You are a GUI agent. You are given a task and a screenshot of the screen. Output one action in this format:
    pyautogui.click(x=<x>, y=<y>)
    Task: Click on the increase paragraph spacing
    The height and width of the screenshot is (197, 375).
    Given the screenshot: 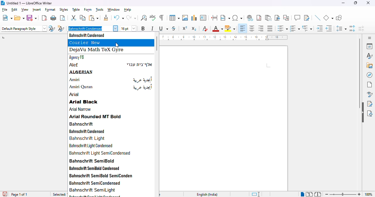 What is the action you would take?
    pyautogui.click(x=352, y=28)
    